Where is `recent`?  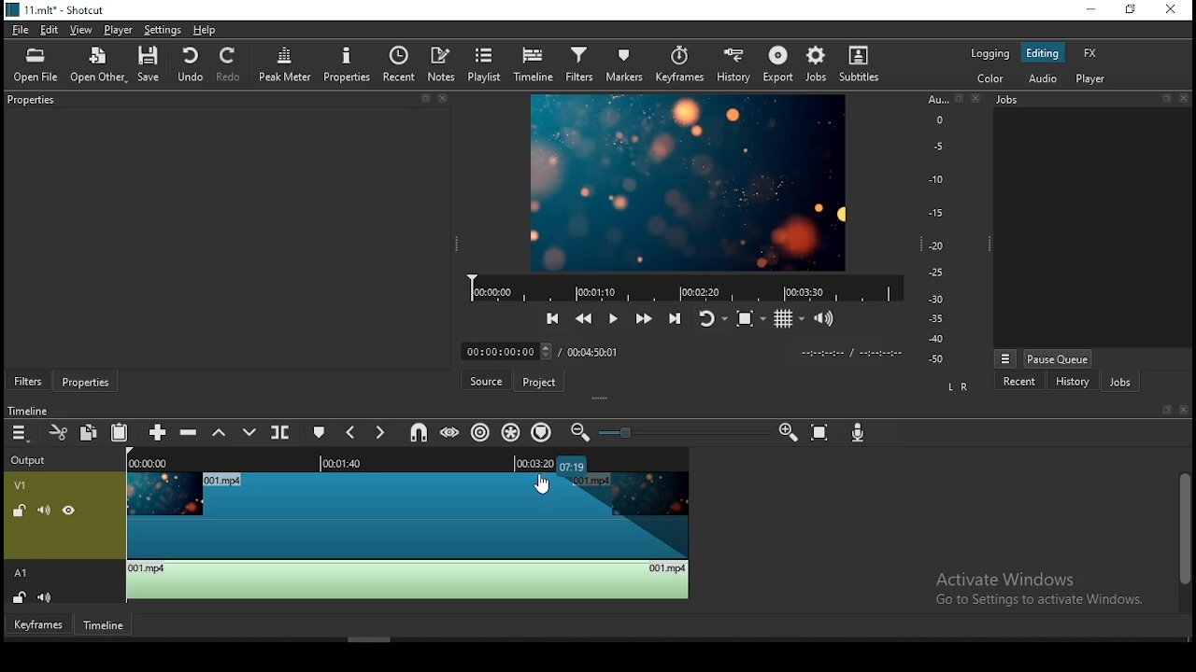 recent is located at coordinates (401, 65).